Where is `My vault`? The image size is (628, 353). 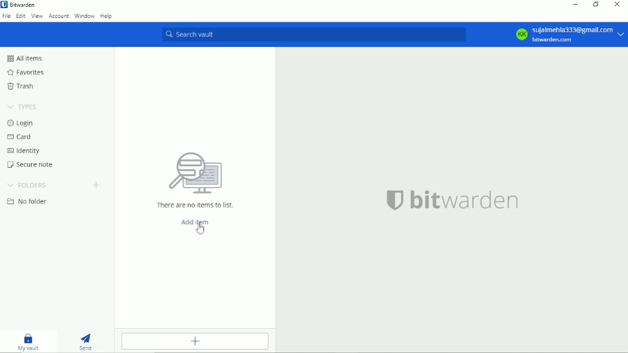
My vault is located at coordinates (28, 342).